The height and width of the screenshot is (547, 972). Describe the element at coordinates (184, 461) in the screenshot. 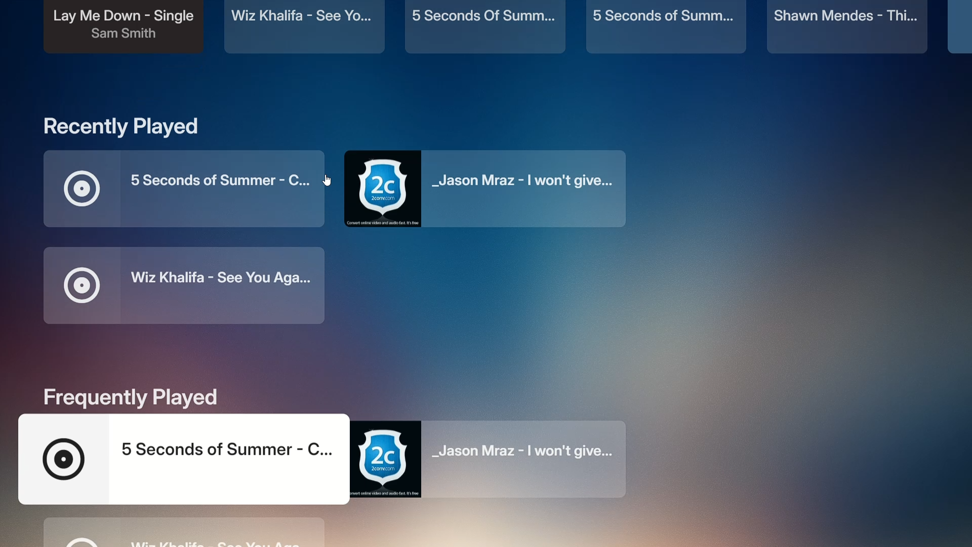

I see `5 Seconds of Summer` at that location.